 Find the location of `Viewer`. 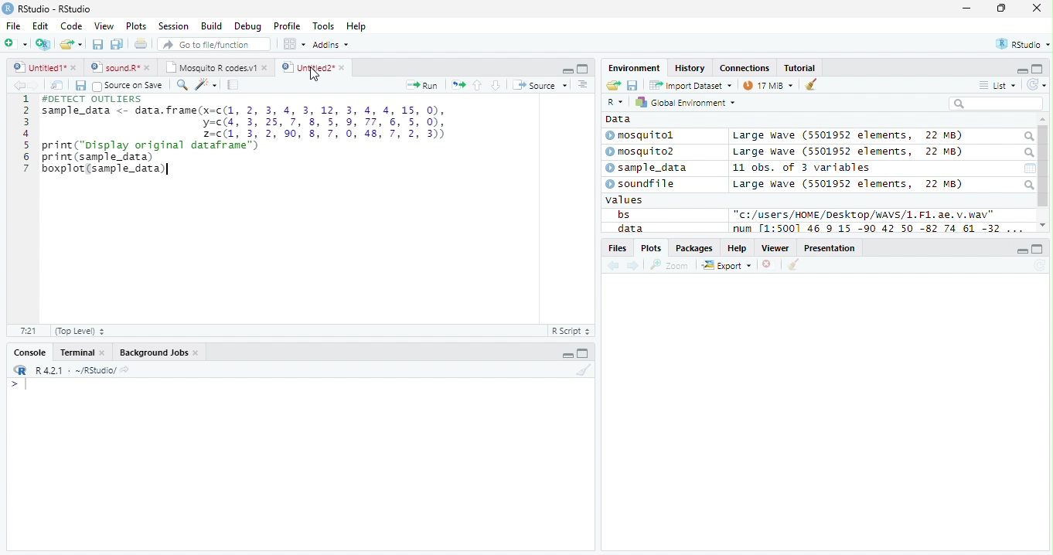

Viewer is located at coordinates (775, 248).